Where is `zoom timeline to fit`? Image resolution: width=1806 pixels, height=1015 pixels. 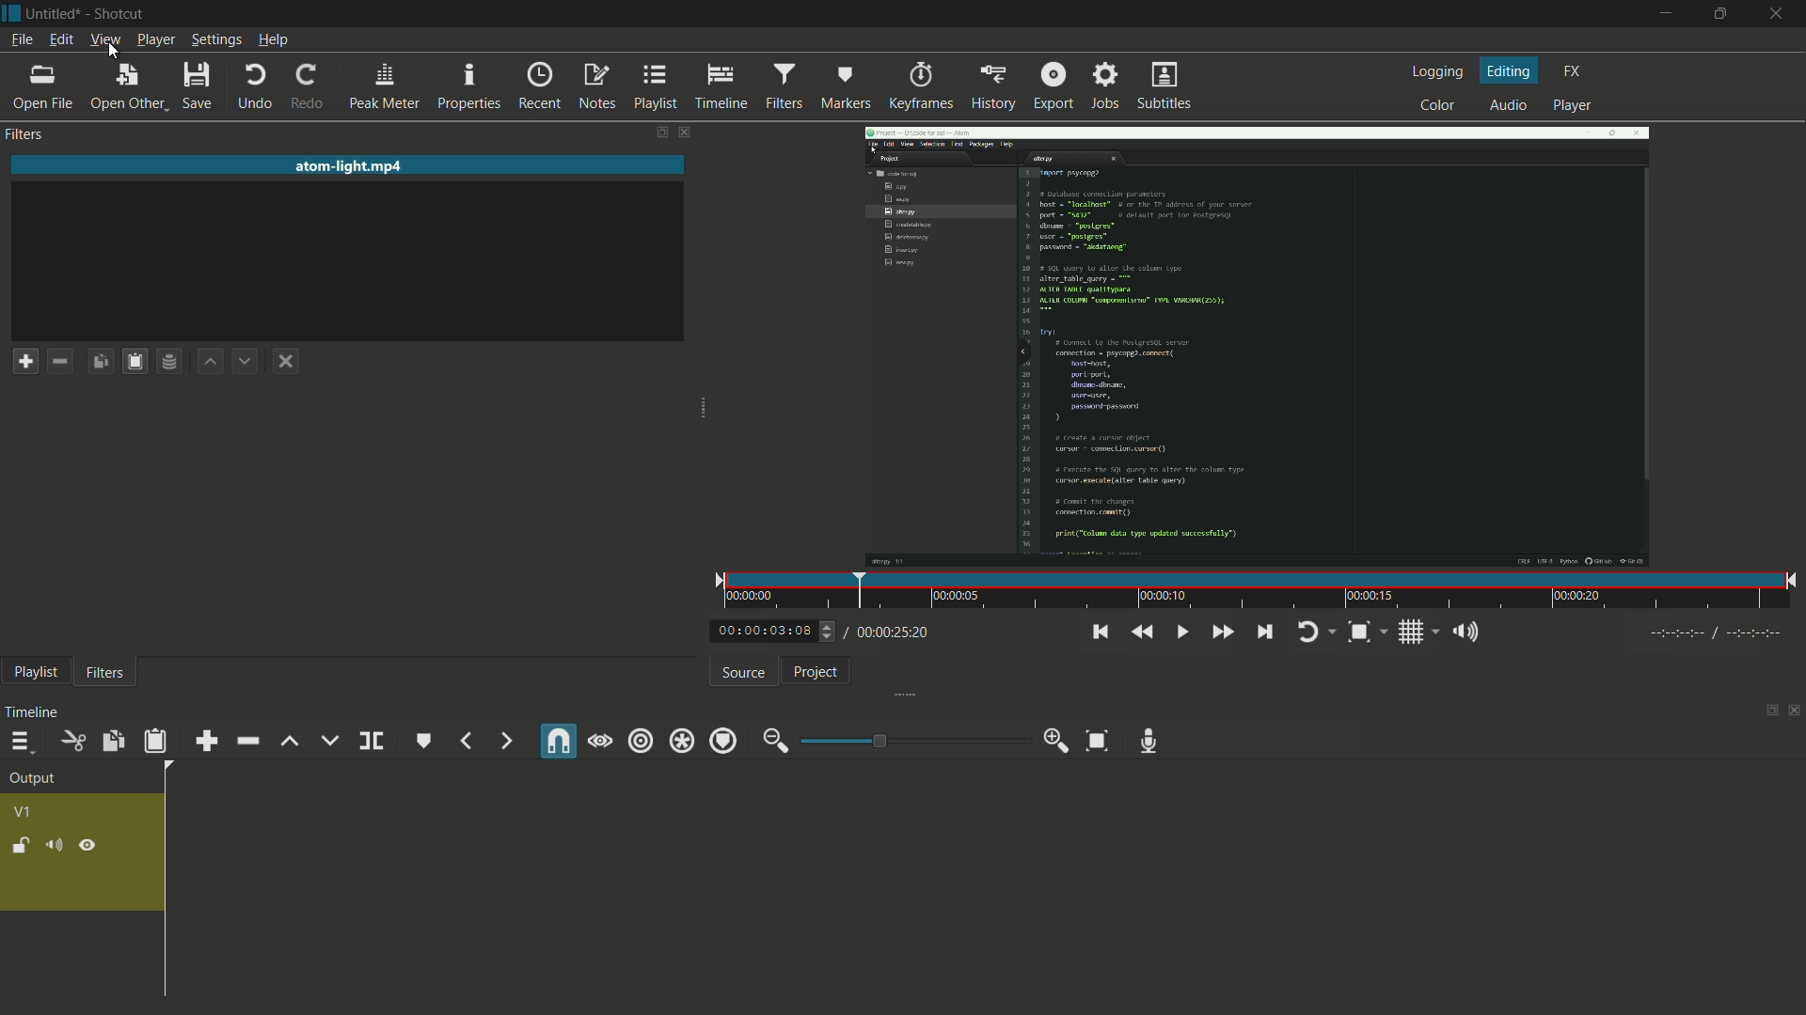 zoom timeline to fit is located at coordinates (1100, 741).